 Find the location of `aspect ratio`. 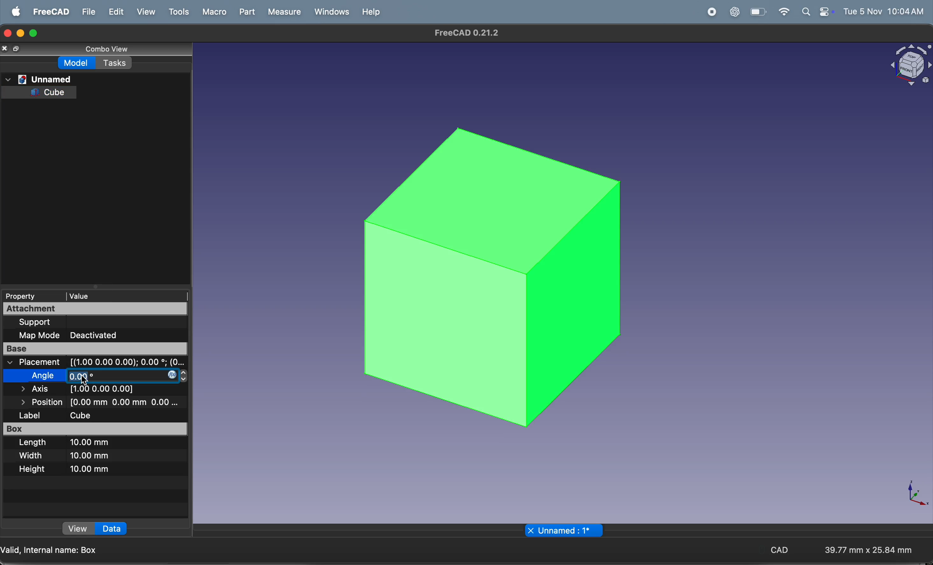

aspect ratio is located at coordinates (866, 549).